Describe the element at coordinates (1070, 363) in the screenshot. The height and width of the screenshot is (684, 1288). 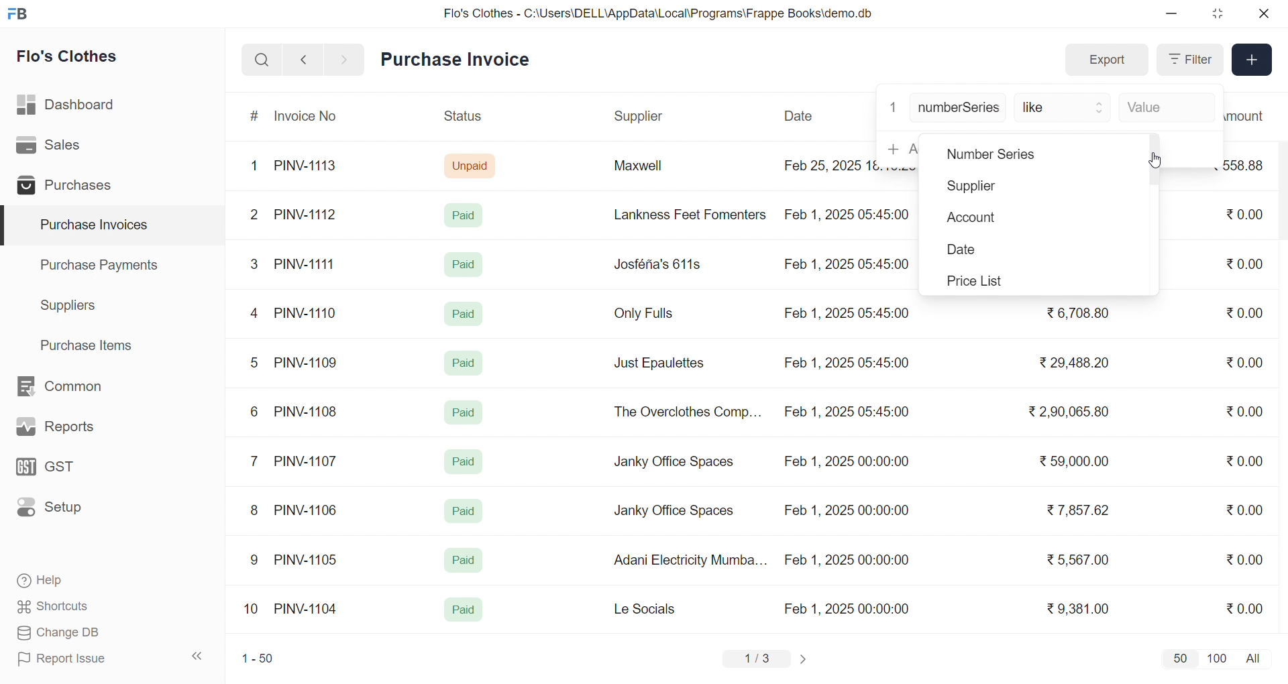
I see `₹29,488.20` at that location.